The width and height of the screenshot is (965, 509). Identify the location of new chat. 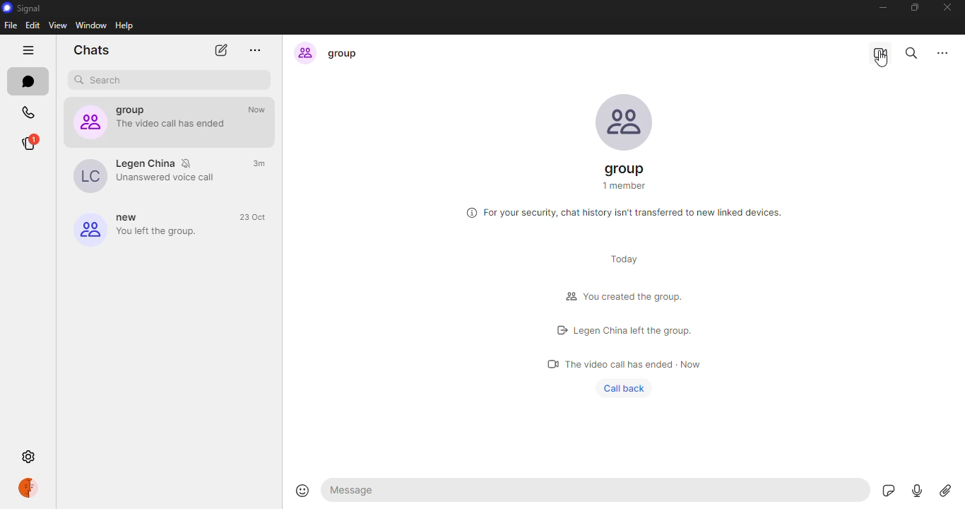
(220, 50).